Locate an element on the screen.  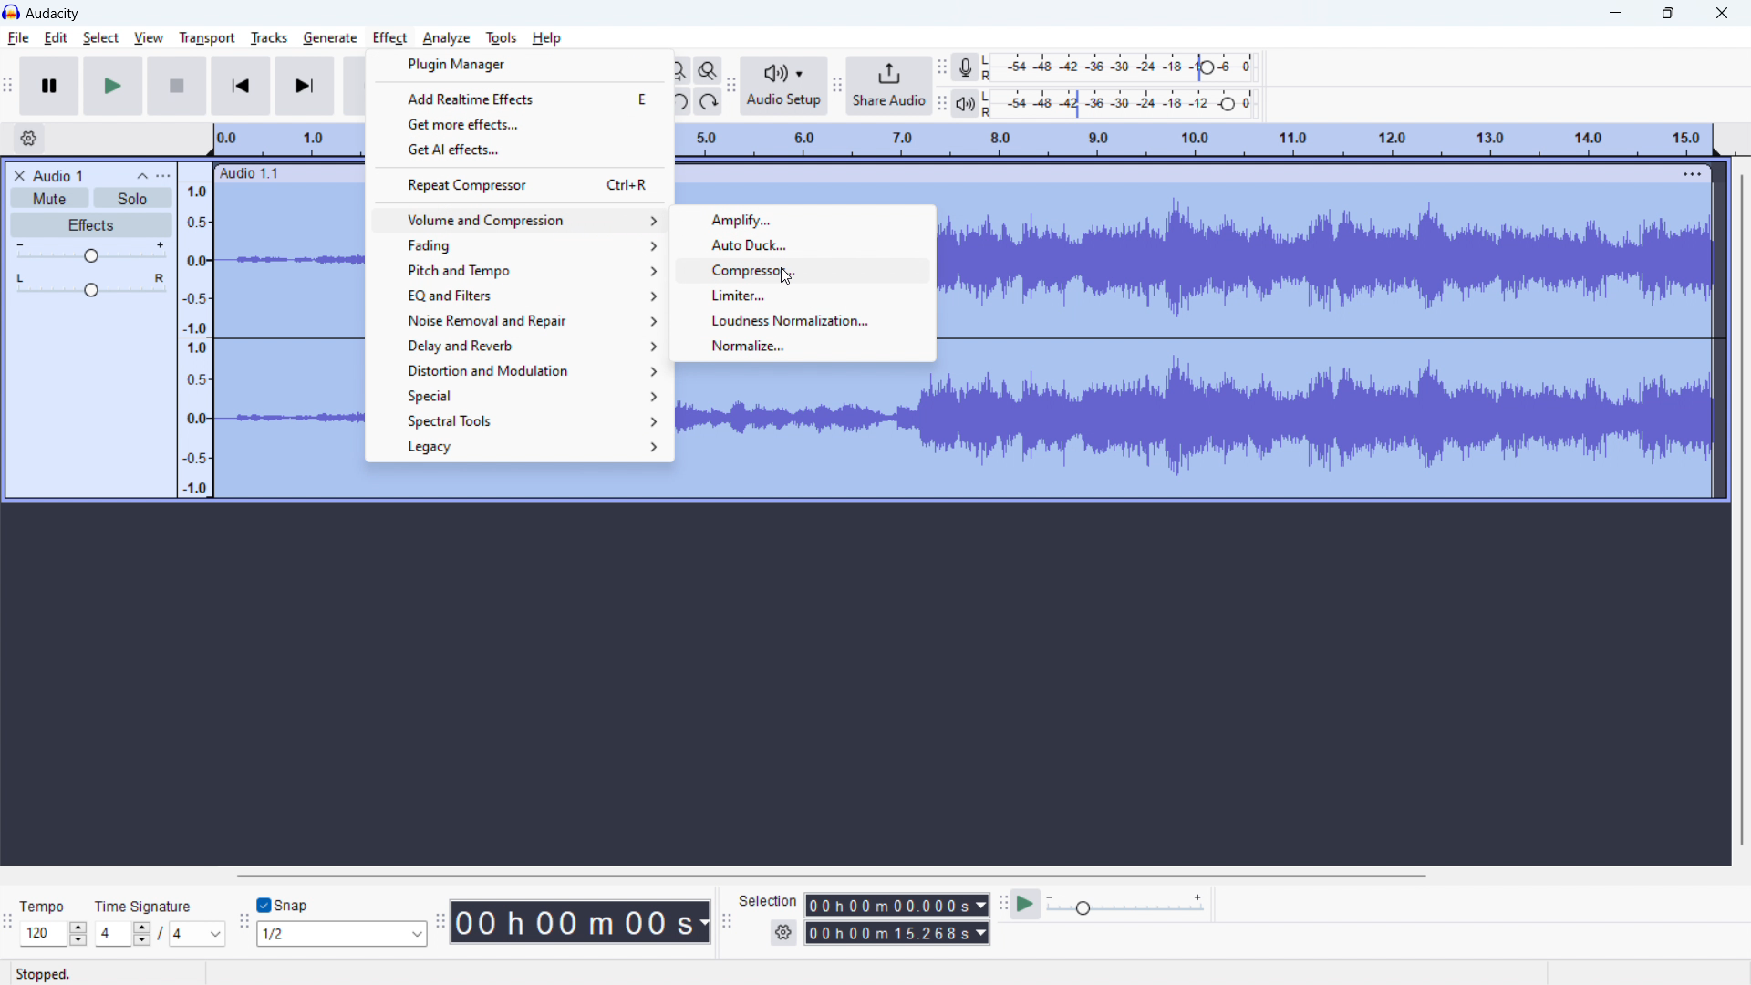
toggle zoom is located at coordinates (709, 70).